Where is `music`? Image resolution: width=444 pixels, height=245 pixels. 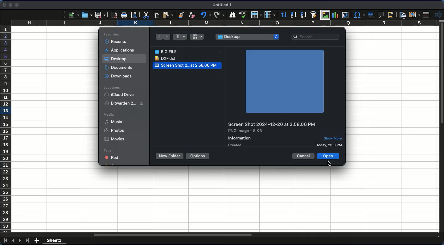
music is located at coordinates (113, 122).